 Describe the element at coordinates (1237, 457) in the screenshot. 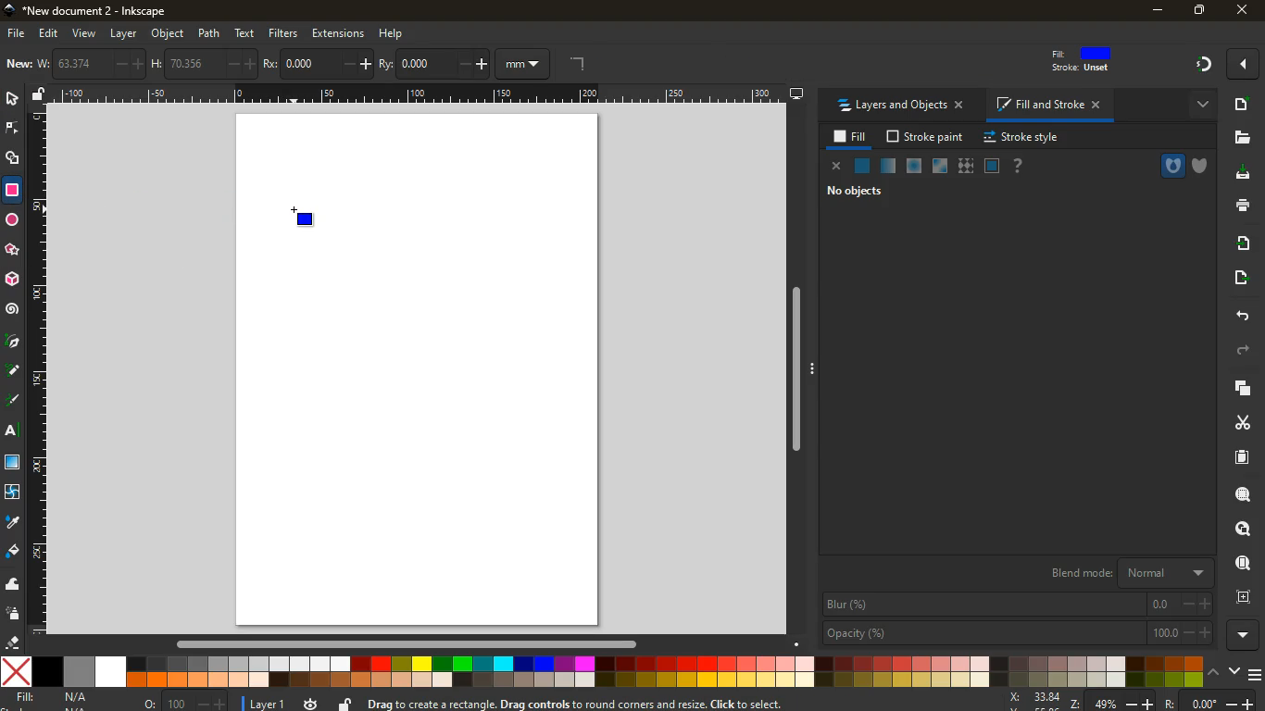

I see `paper` at that location.